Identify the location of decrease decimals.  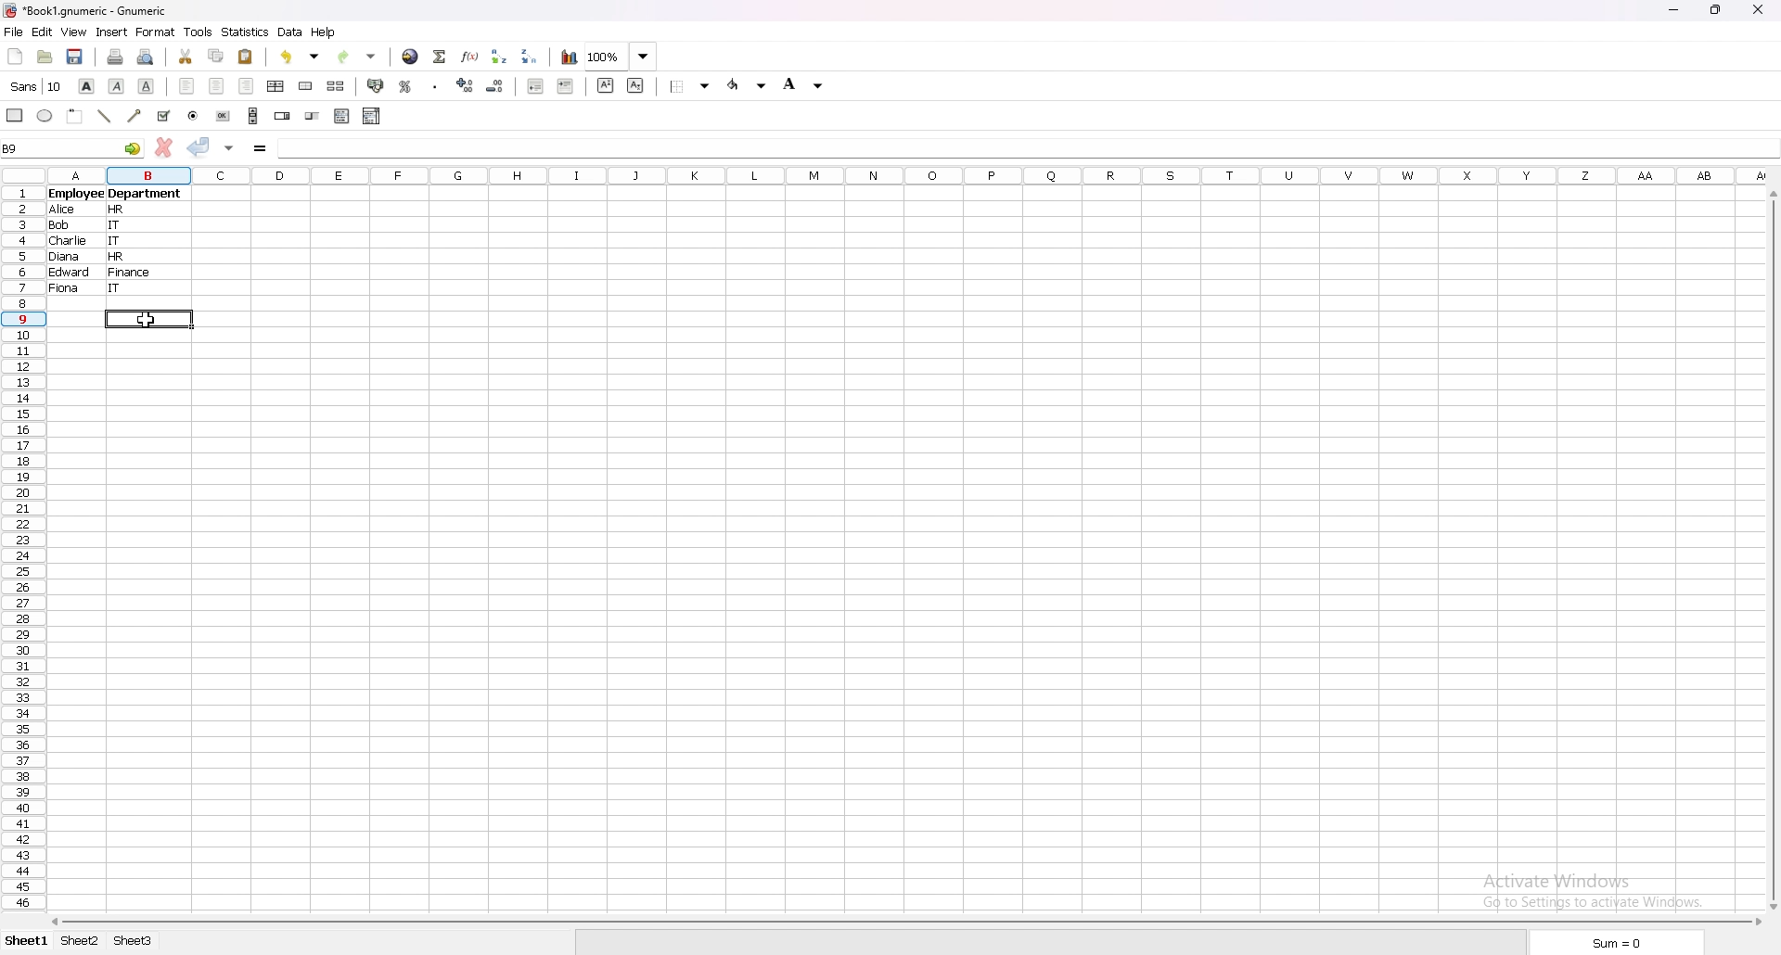
(496, 86).